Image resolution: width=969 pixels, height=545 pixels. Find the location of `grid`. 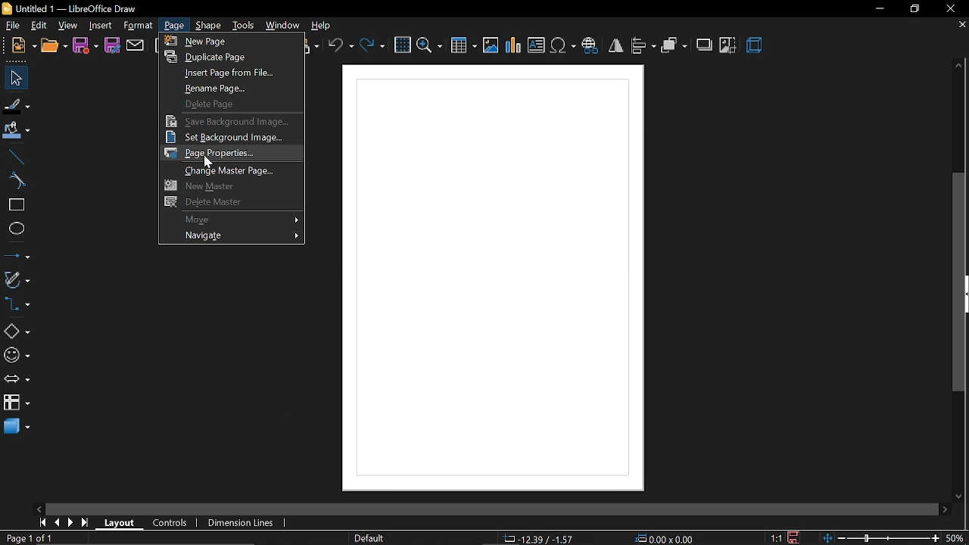

grid is located at coordinates (401, 45).